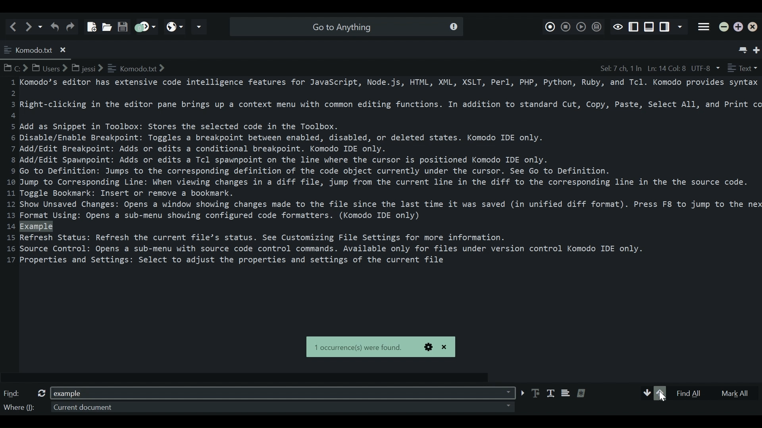  What do you see at coordinates (37, 49) in the screenshot?
I see `Current Tab` at bounding box center [37, 49].